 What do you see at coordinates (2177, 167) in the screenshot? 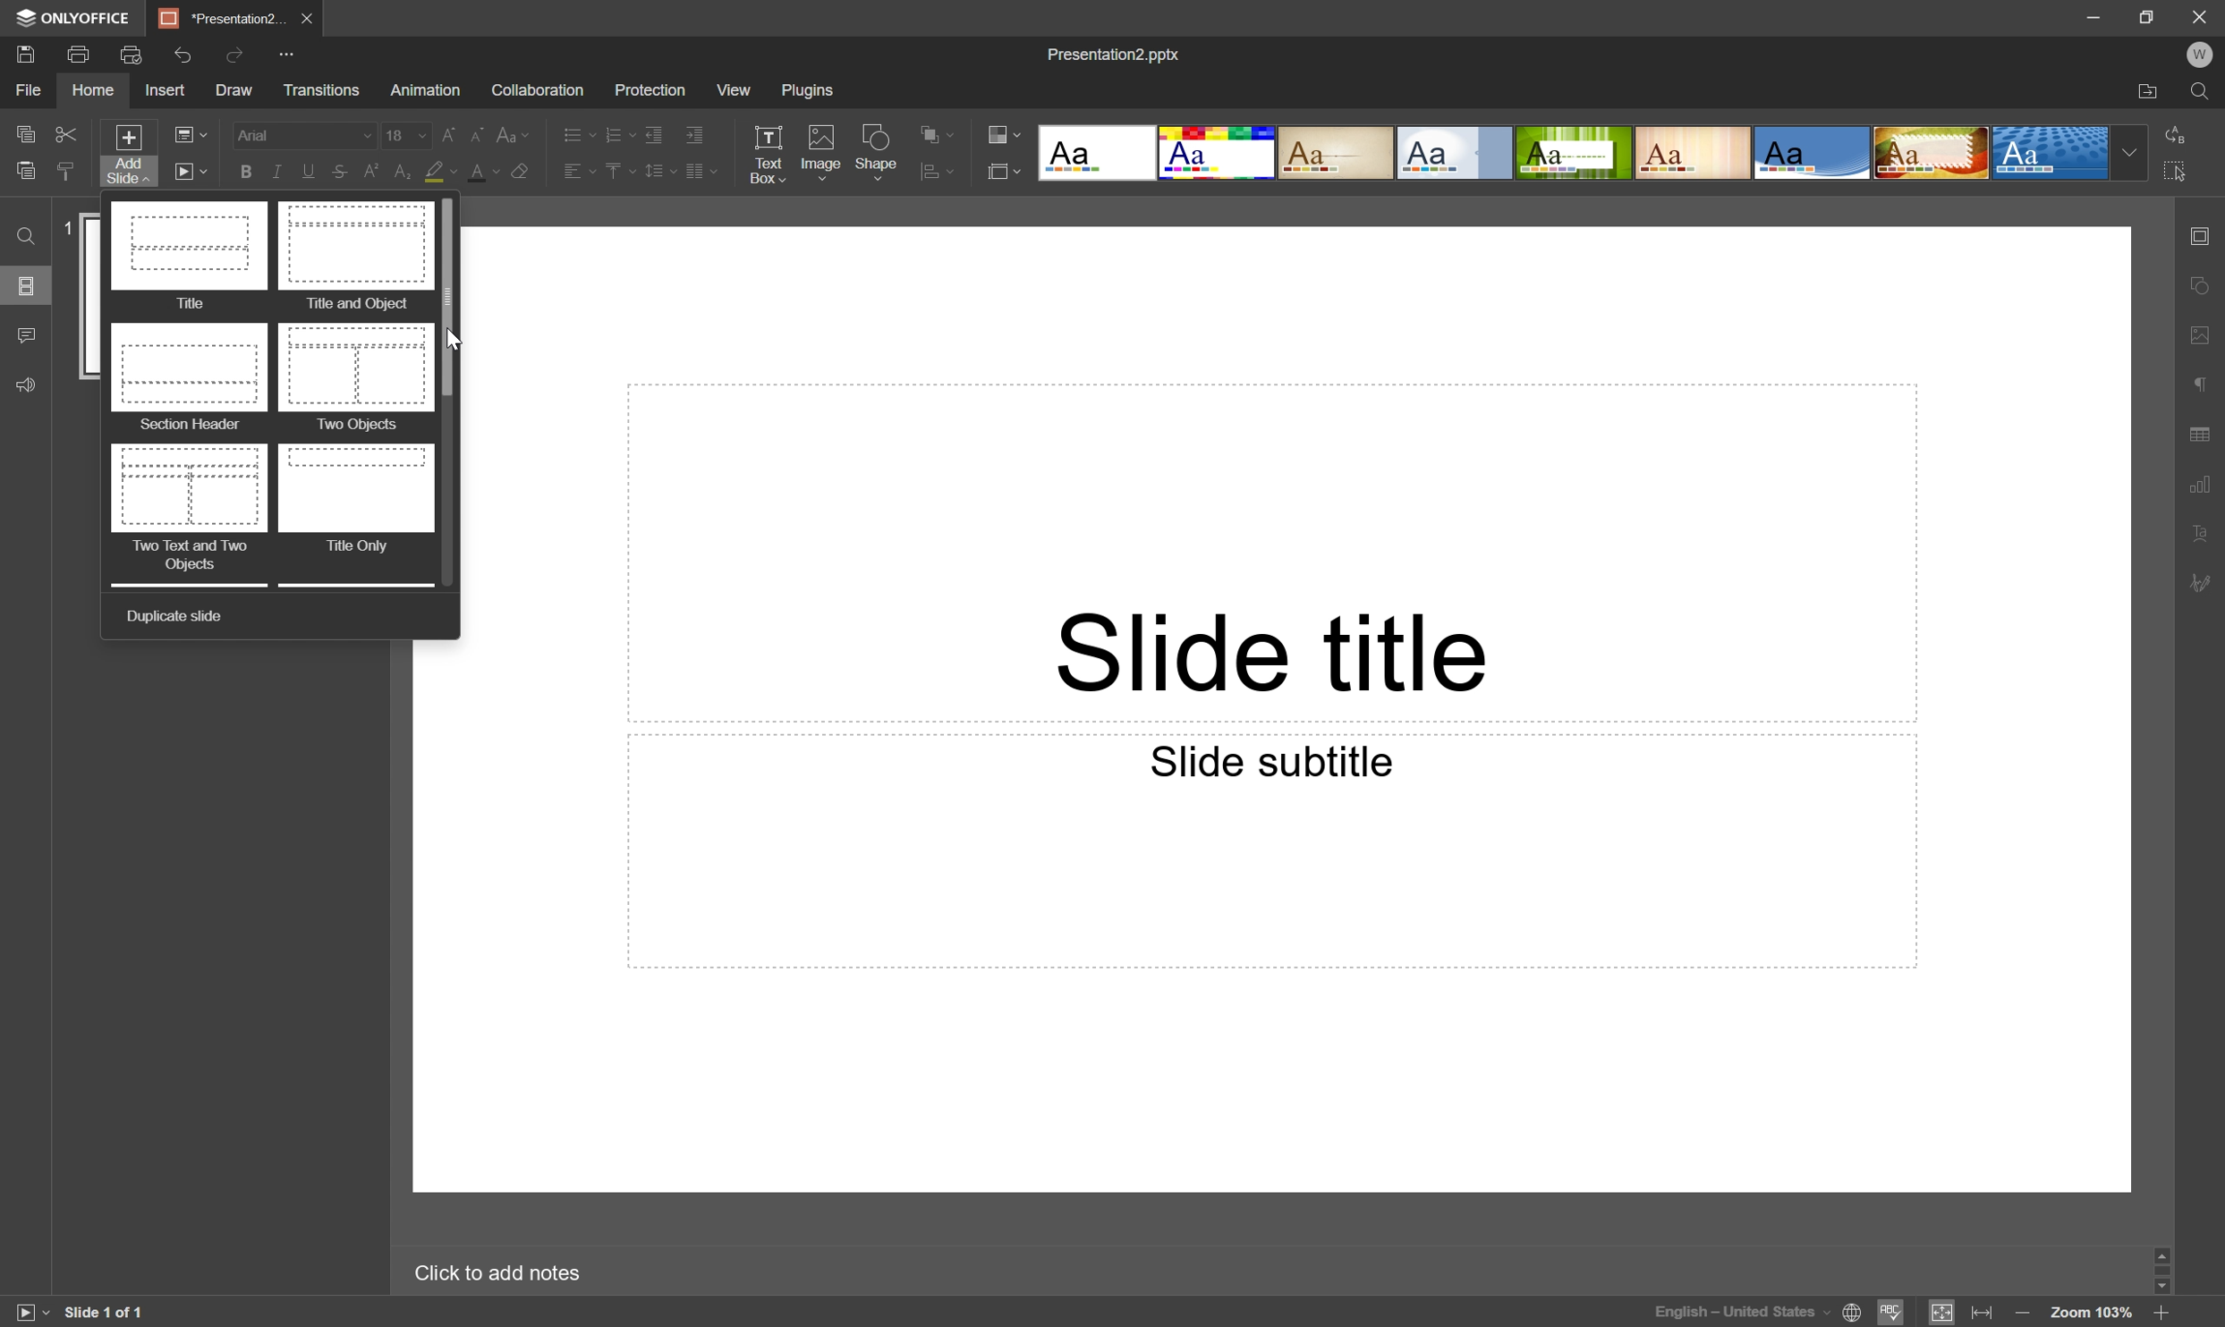
I see `Select all` at bounding box center [2177, 167].